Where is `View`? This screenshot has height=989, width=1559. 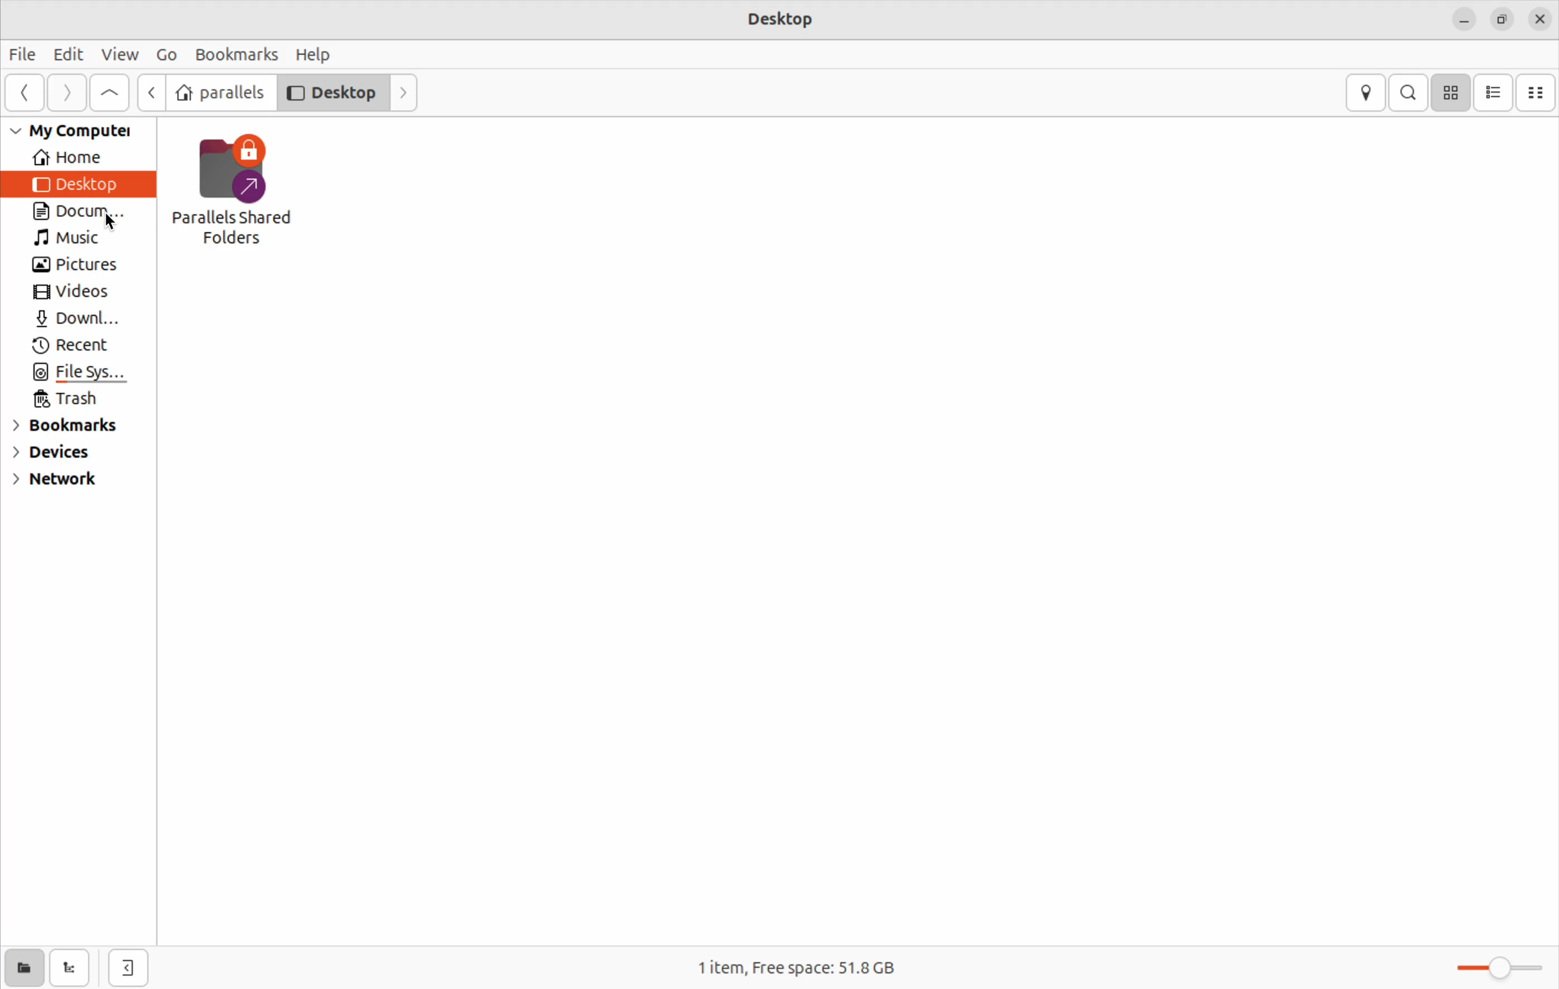
View is located at coordinates (120, 52).